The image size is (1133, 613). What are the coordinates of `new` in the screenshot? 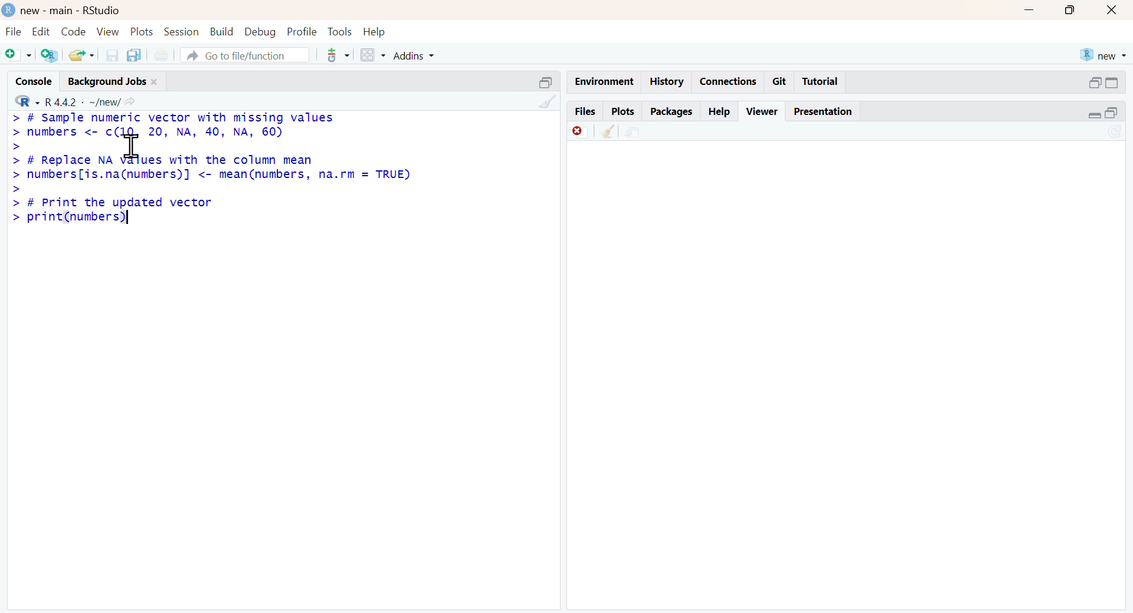 It's located at (1105, 56).